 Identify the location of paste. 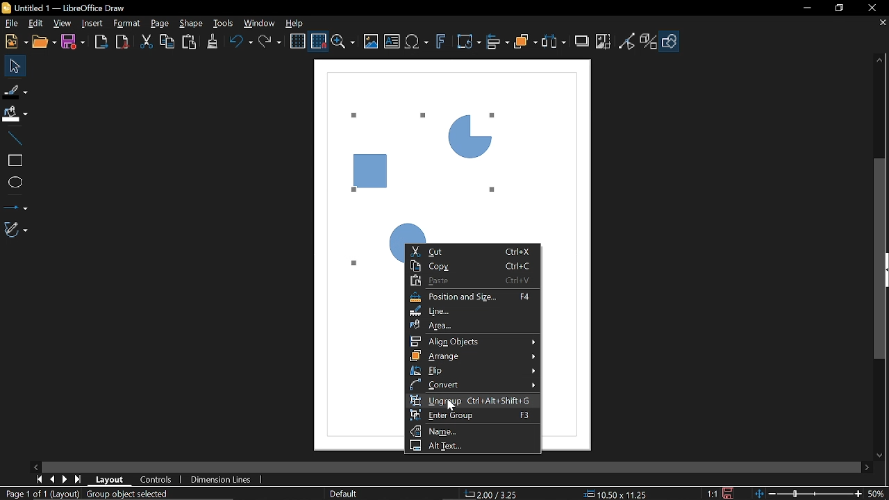
(474, 281).